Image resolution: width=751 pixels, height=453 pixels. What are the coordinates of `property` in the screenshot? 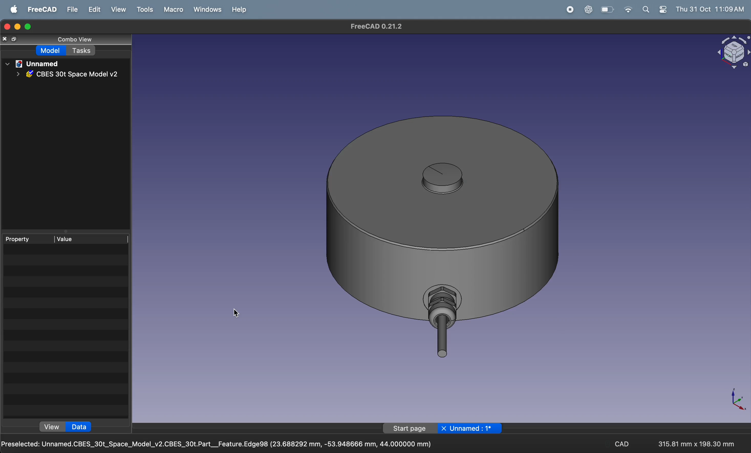 It's located at (26, 240).